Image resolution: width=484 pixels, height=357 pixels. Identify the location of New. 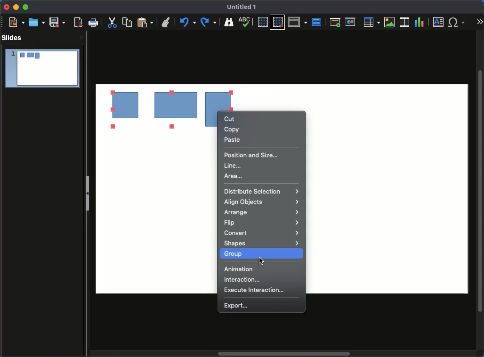
(16, 22).